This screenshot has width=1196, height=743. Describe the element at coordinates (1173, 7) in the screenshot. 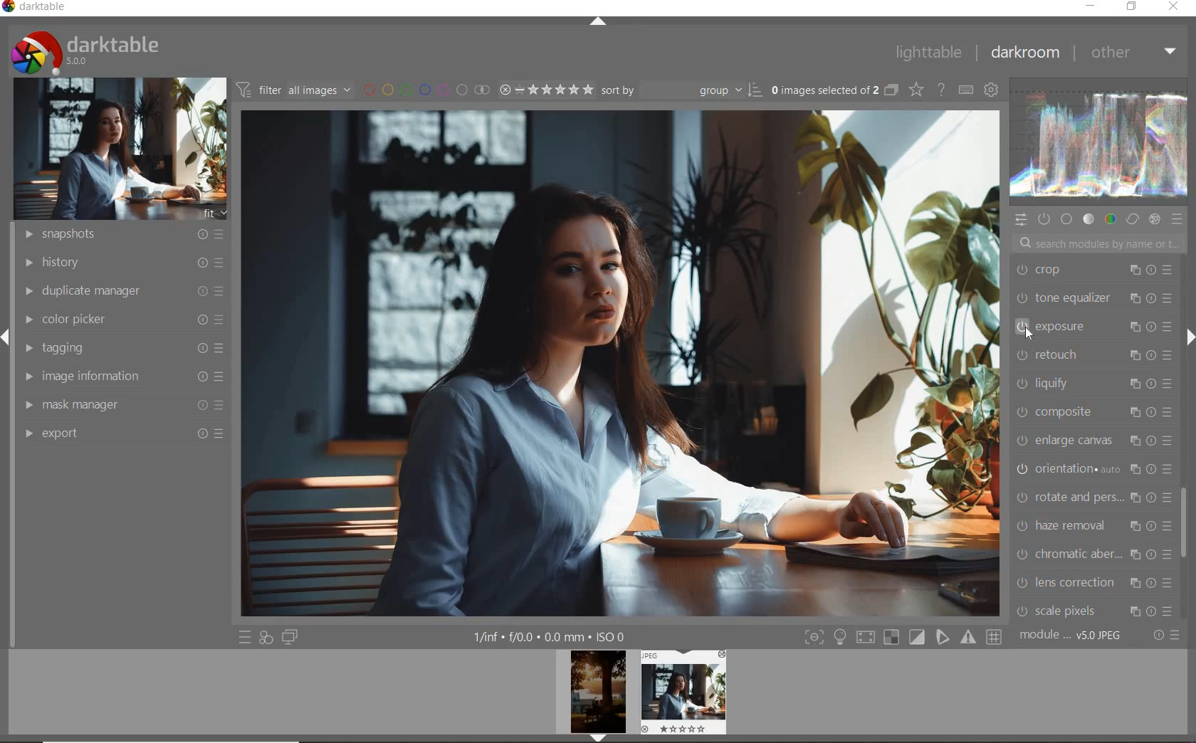

I see `CLOSE` at that location.